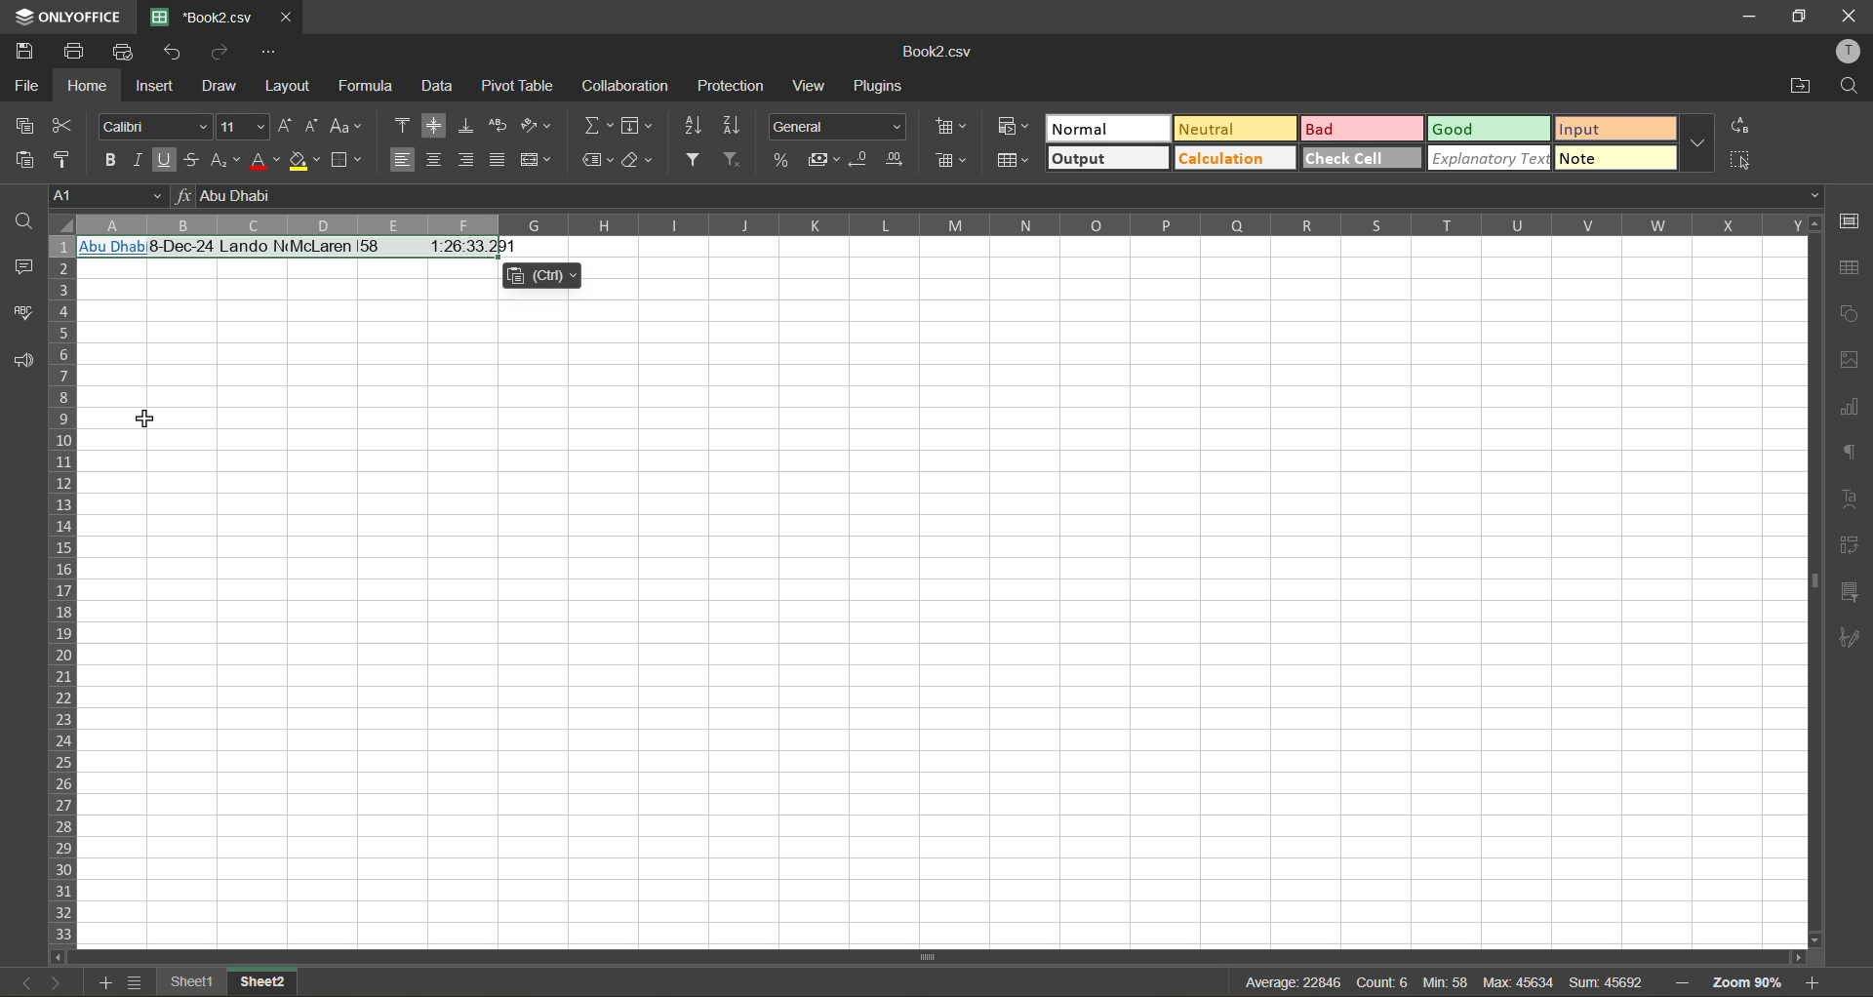 The width and height of the screenshot is (1873, 997). I want to click on insert, so click(157, 89).